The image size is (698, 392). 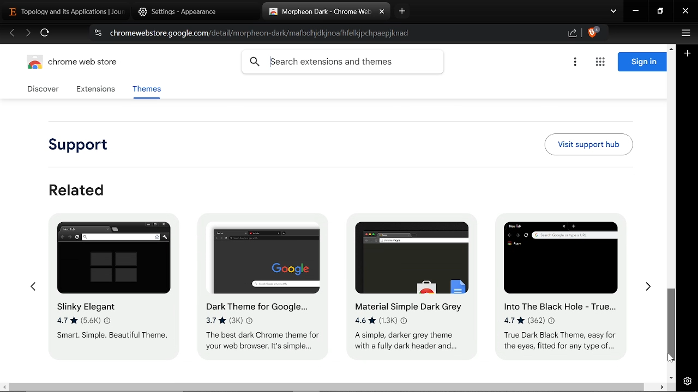 I want to click on Options, so click(x=575, y=63).